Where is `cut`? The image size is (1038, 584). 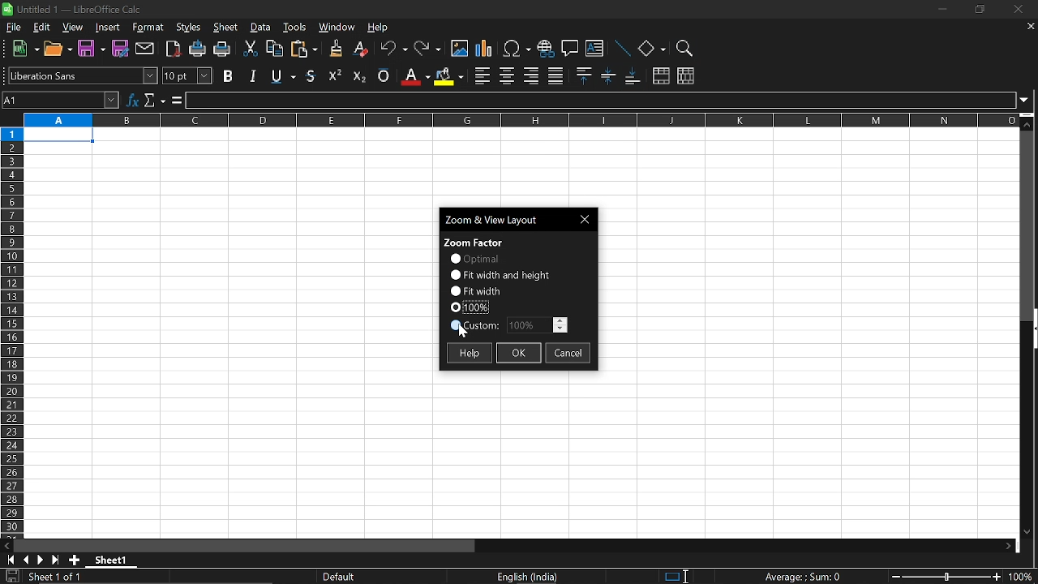 cut is located at coordinates (249, 49).